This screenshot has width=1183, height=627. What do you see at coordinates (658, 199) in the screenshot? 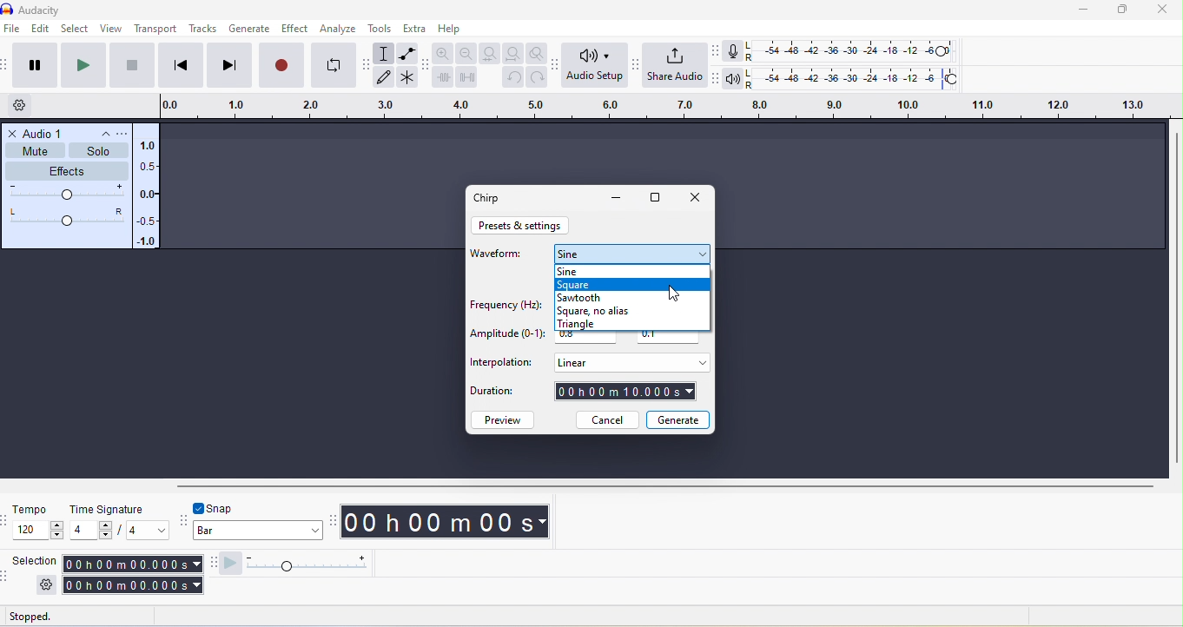
I see `maximize` at bounding box center [658, 199].